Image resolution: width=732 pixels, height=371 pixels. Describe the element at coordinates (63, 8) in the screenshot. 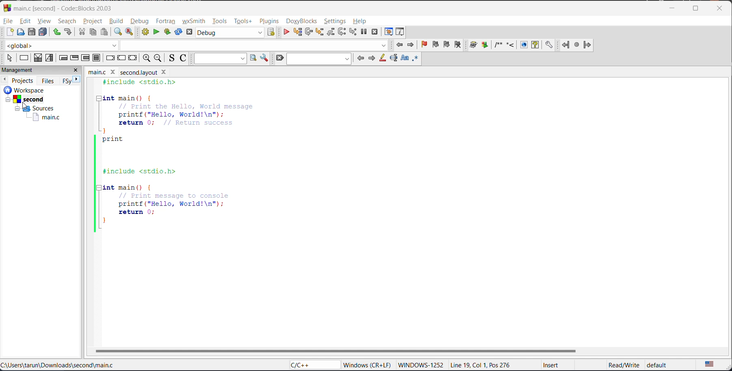

I see `app name and file name` at that location.